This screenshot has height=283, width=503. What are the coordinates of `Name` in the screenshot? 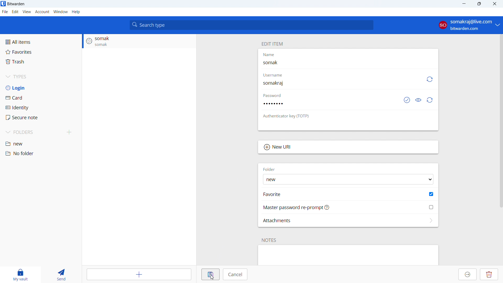 It's located at (271, 55).